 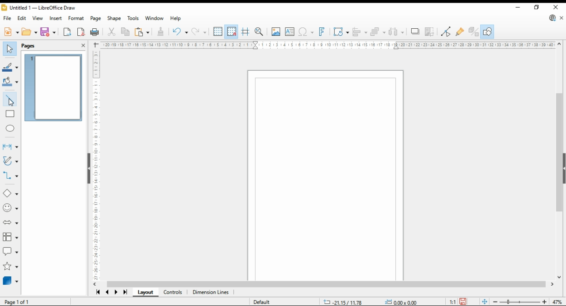 I want to click on dimensions, so click(x=211, y=293).